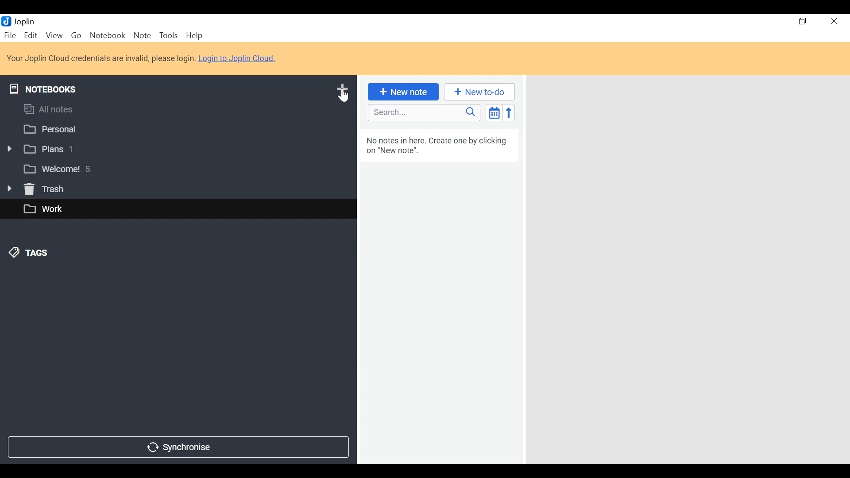 The width and height of the screenshot is (850, 478). Describe the element at coordinates (688, 268) in the screenshot. I see `Display` at that location.